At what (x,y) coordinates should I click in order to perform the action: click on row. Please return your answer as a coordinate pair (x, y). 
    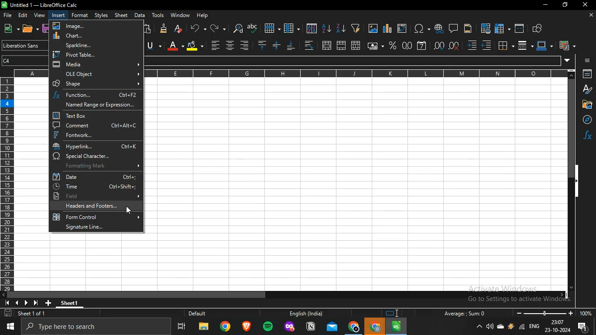
    Looking at the image, I should click on (7, 186).